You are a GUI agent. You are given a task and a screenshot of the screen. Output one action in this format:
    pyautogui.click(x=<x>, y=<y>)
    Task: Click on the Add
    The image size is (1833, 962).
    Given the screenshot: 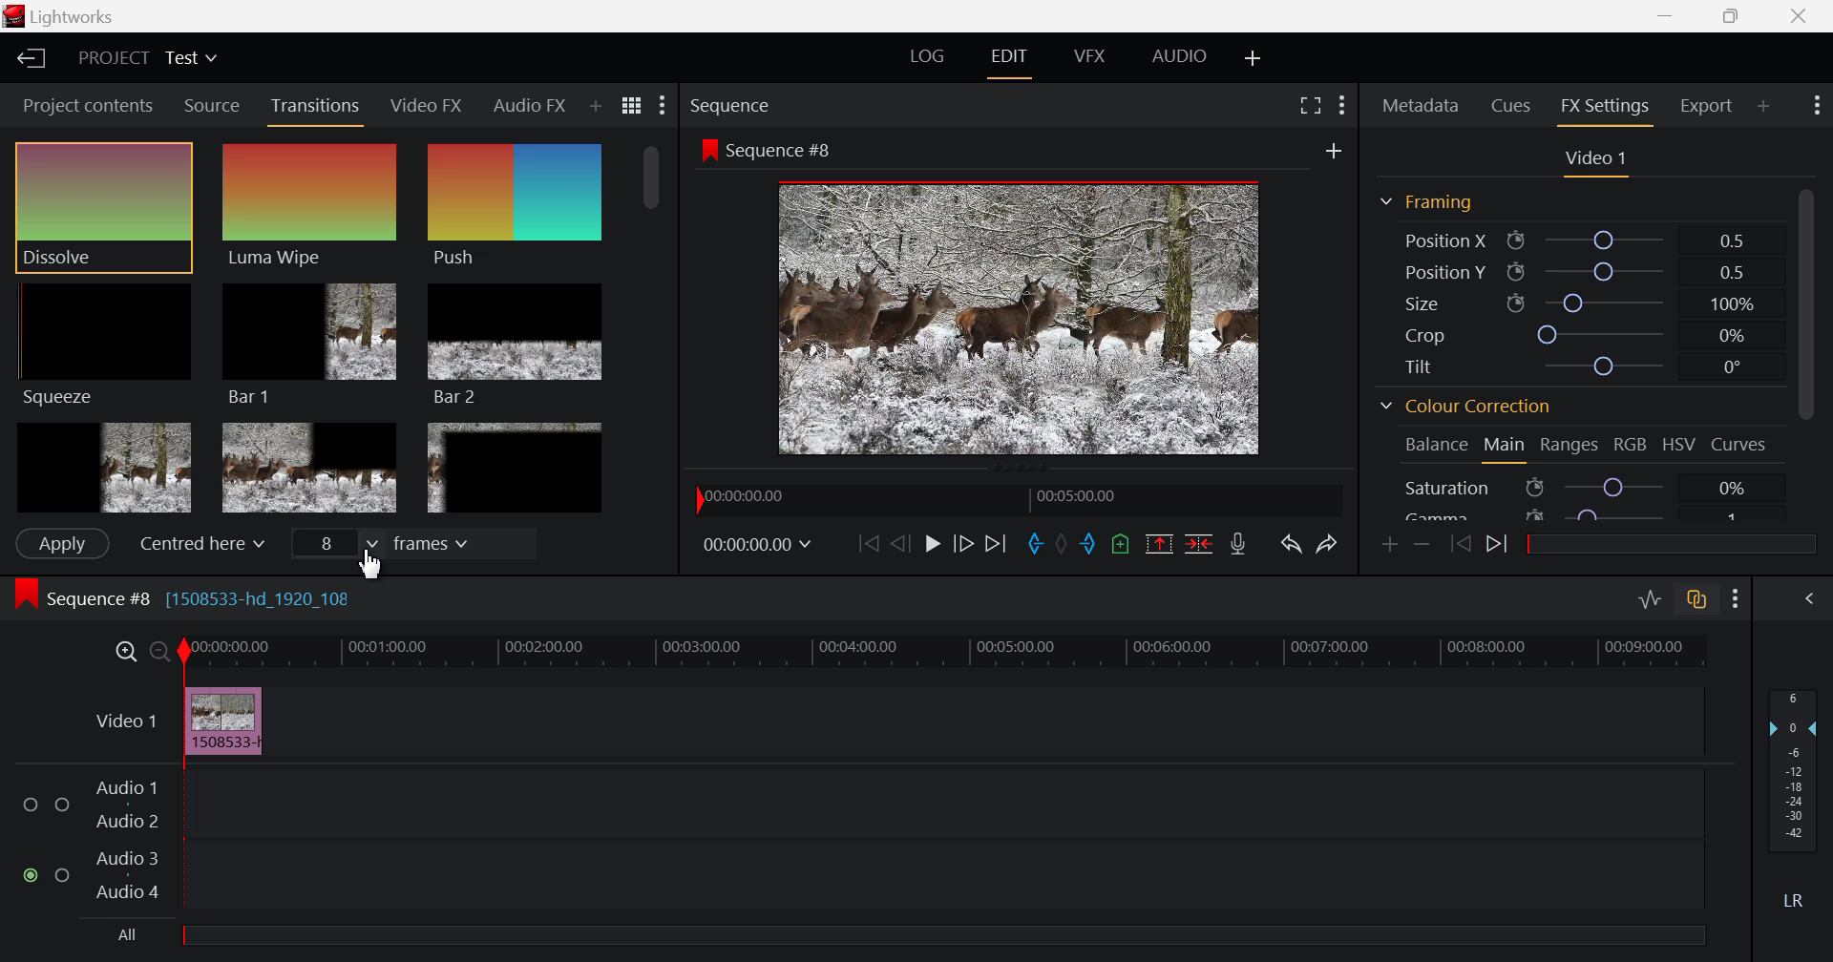 What is the action you would take?
    pyautogui.click(x=1330, y=151)
    